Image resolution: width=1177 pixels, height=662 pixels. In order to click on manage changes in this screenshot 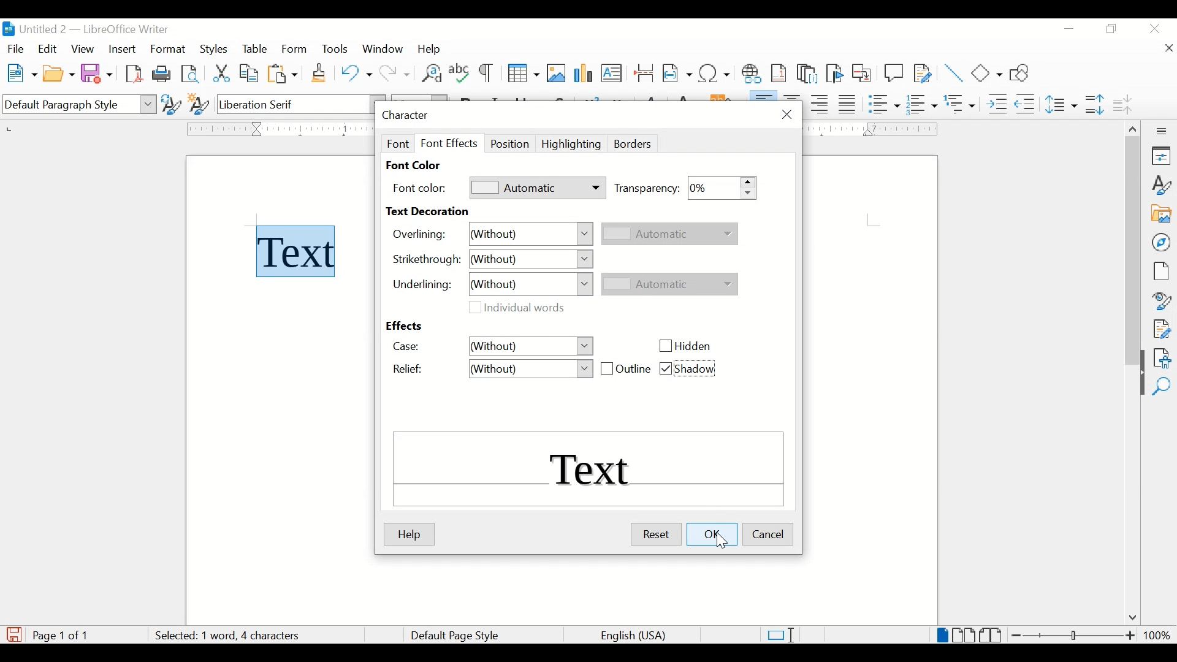, I will do `click(1162, 329)`.